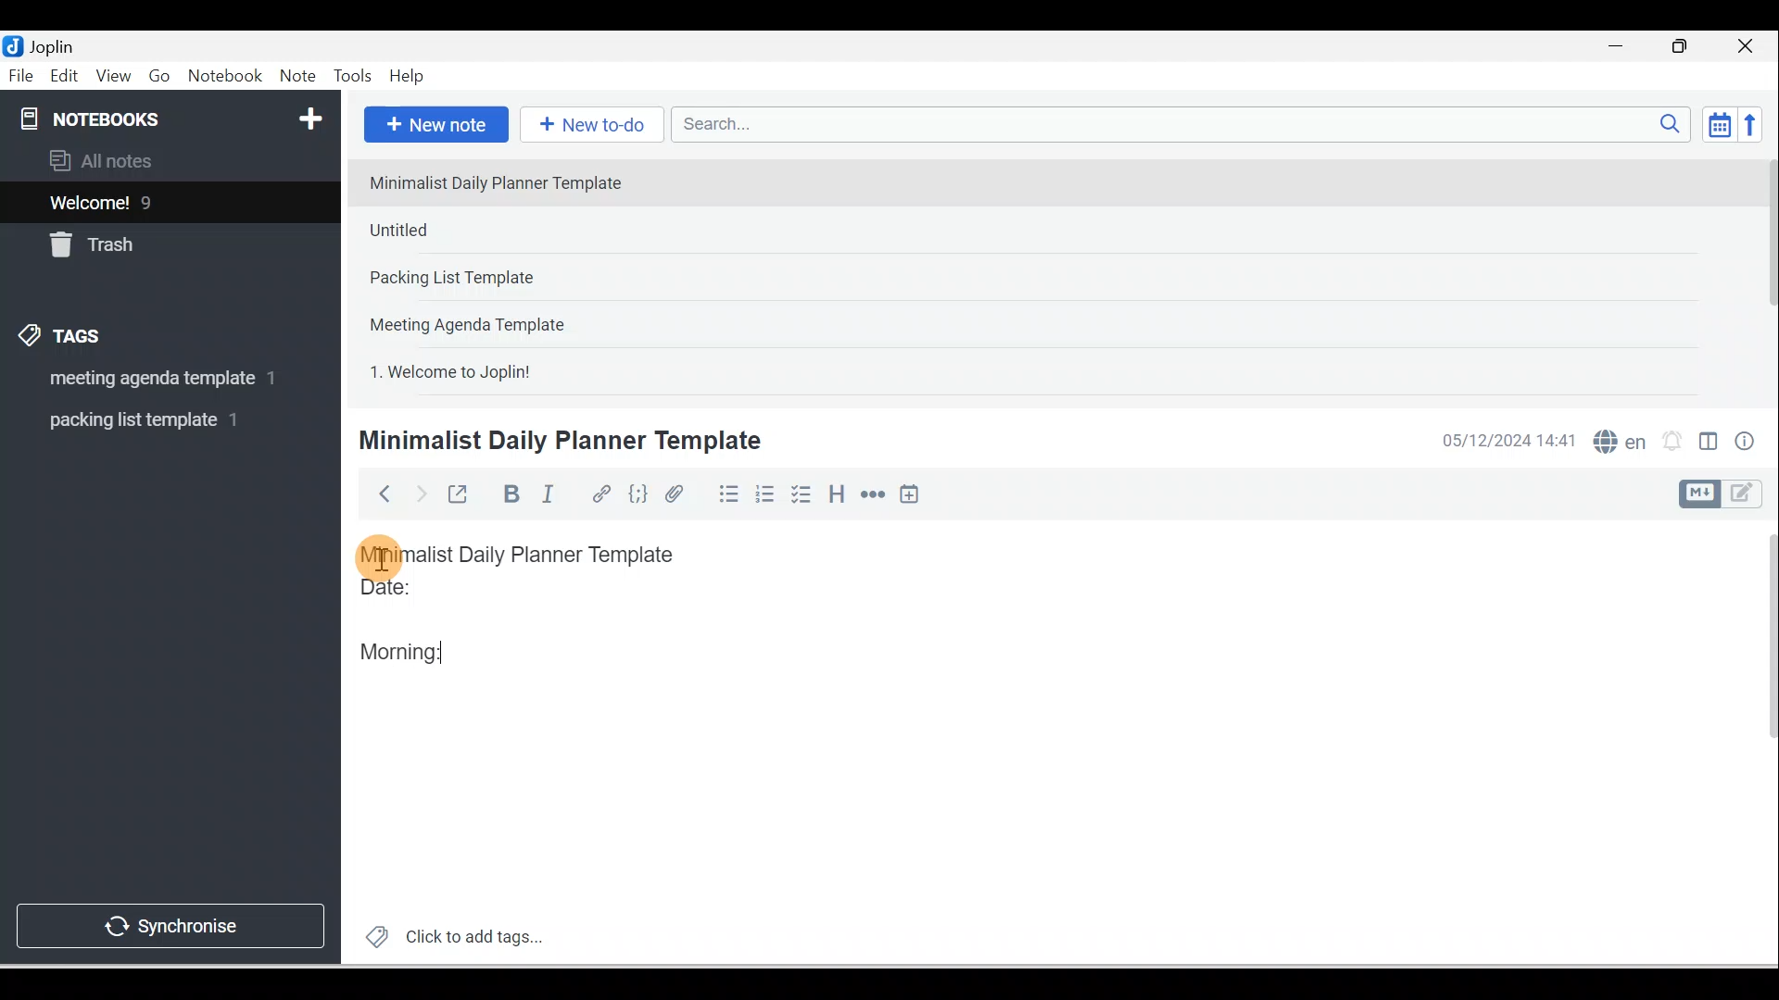 The width and height of the screenshot is (1779, 1000). What do you see at coordinates (557, 441) in the screenshot?
I see `Minimalist Daily Planner Template` at bounding box center [557, 441].